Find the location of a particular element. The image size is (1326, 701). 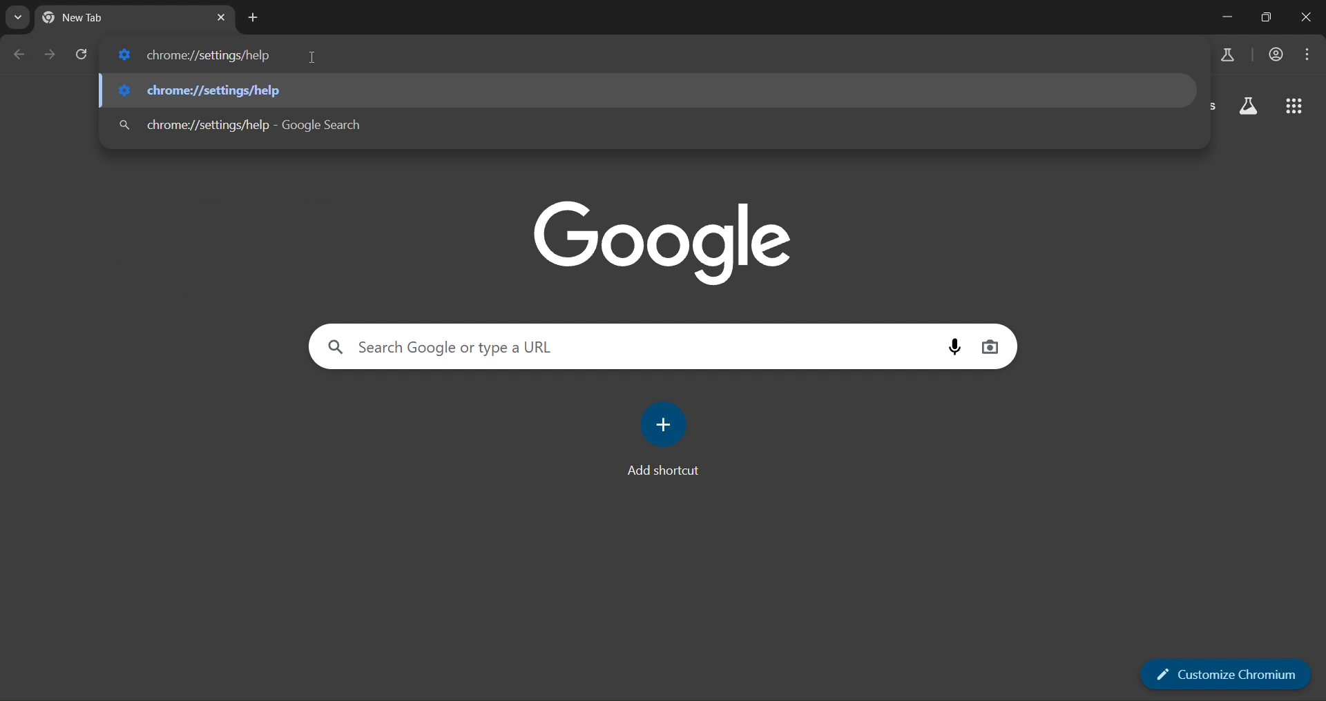

search labs is located at coordinates (17, 19).